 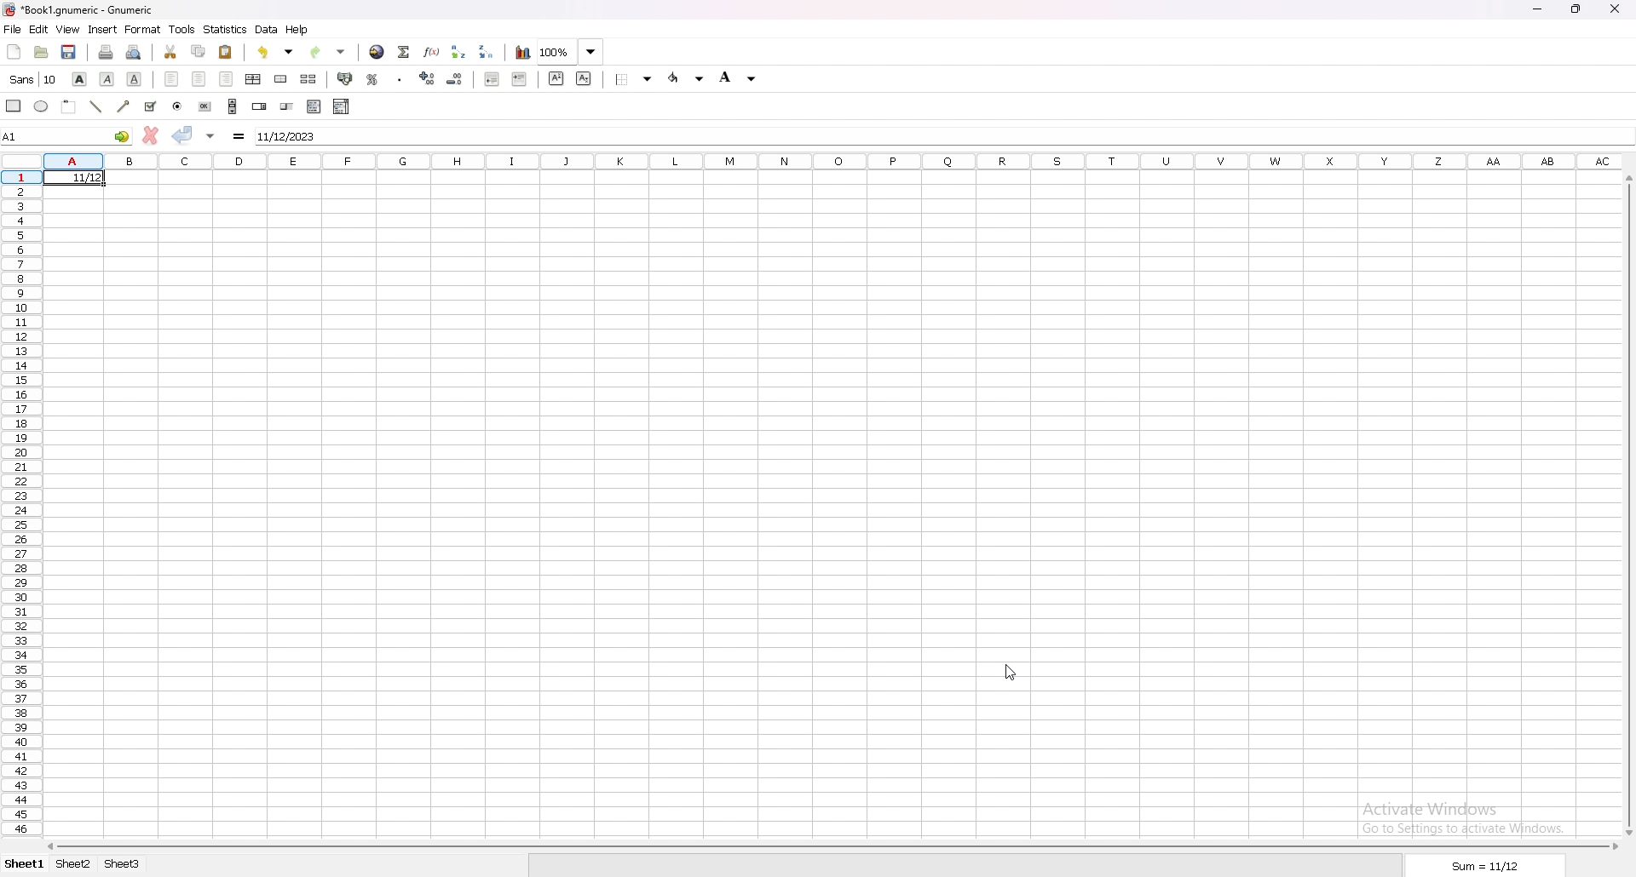 I want to click on centre horizontally, so click(x=253, y=79).